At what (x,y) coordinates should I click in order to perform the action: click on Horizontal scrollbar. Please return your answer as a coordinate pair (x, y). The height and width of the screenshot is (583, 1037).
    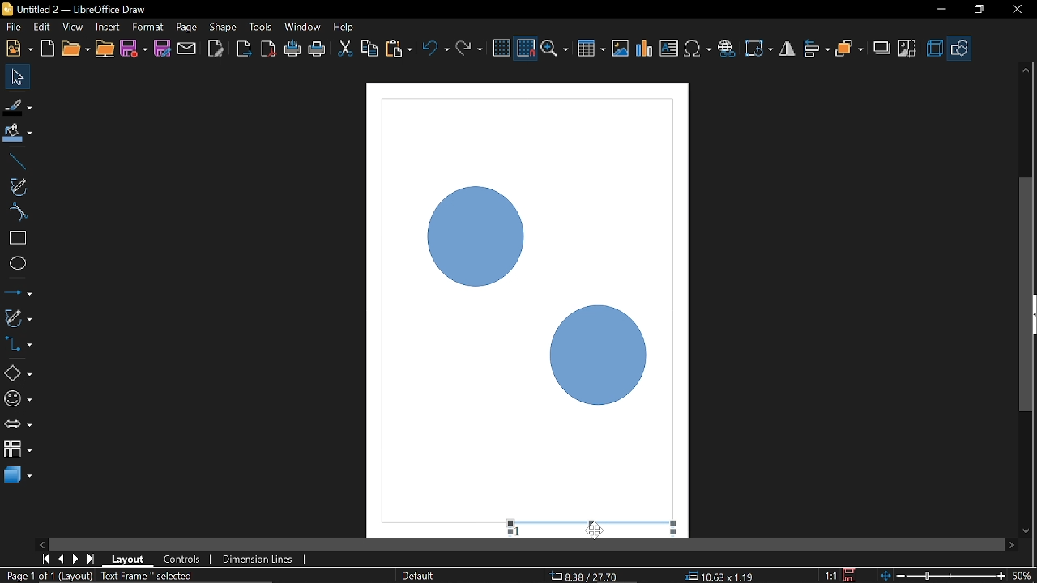
    Looking at the image, I should click on (527, 545).